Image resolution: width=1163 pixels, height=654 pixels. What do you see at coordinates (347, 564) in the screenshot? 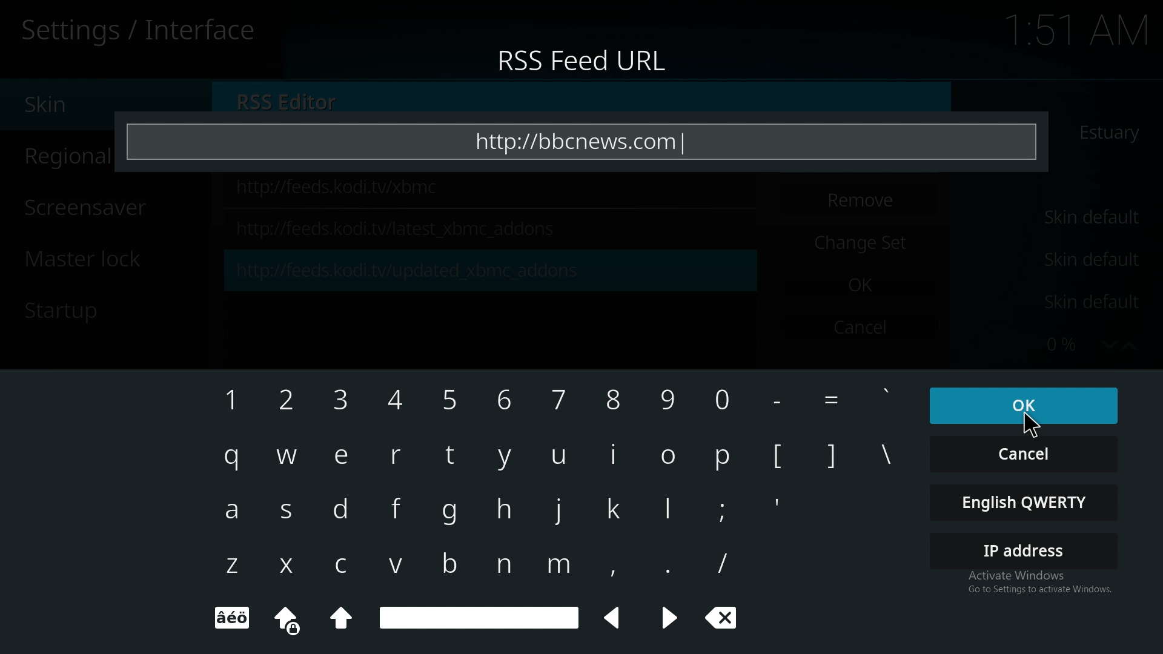
I see `c` at bounding box center [347, 564].